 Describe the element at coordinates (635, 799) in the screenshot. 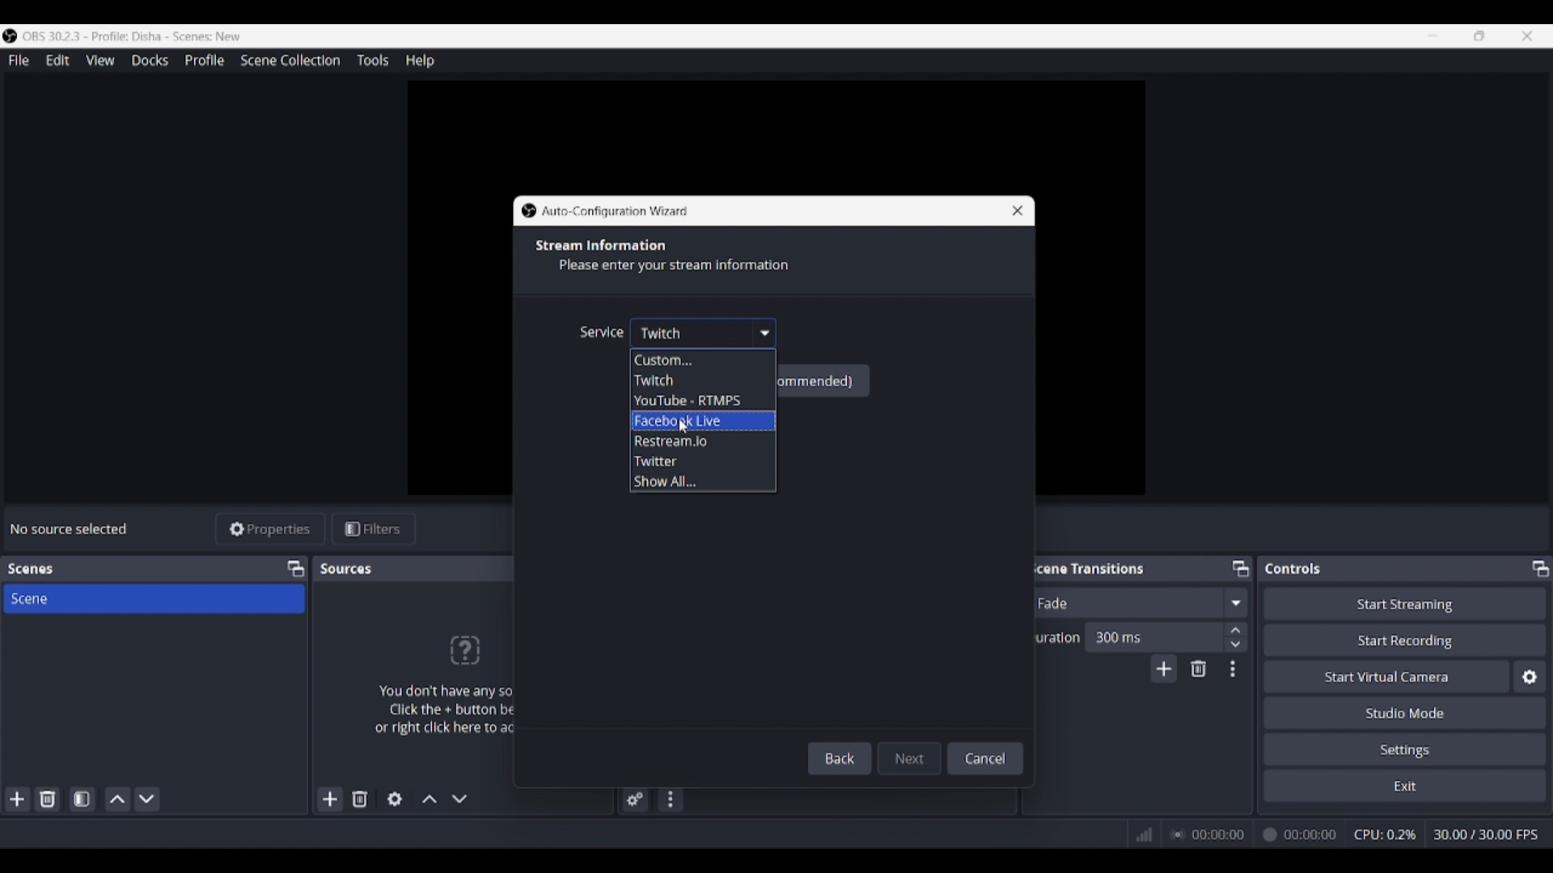

I see `Advanced audio properties` at that location.